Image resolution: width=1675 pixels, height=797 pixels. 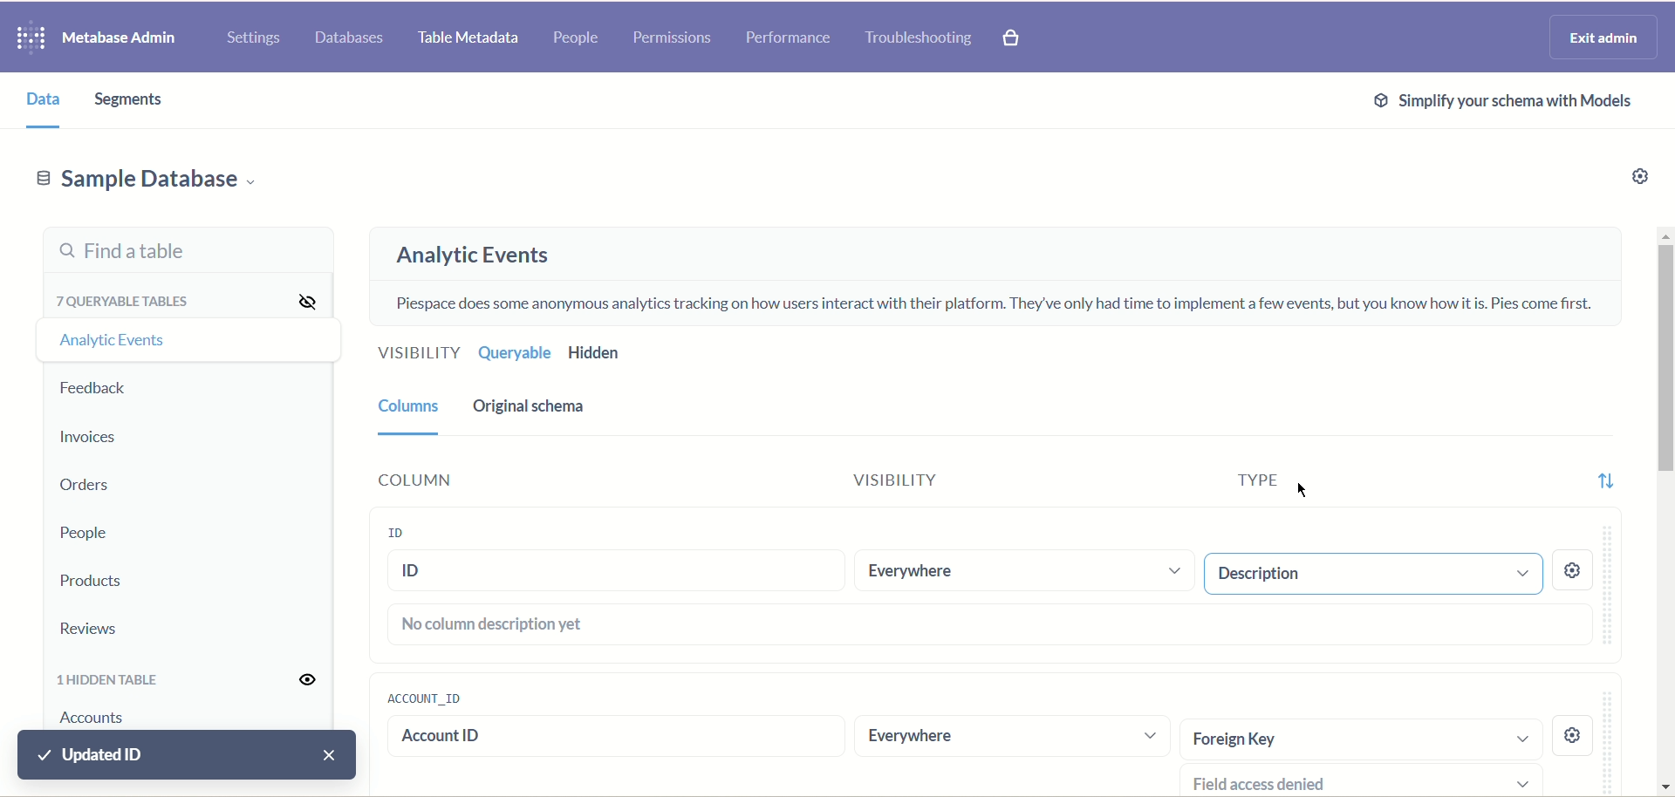 What do you see at coordinates (128, 298) in the screenshot?
I see `queryable tables` at bounding box center [128, 298].